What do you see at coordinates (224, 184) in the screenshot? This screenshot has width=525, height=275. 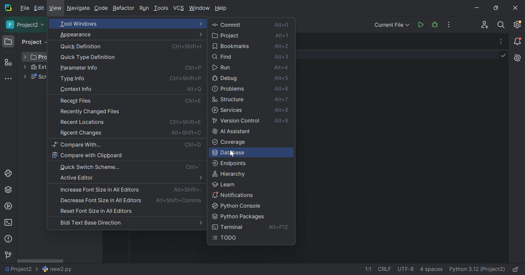 I see `Learn` at bounding box center [224, 184].